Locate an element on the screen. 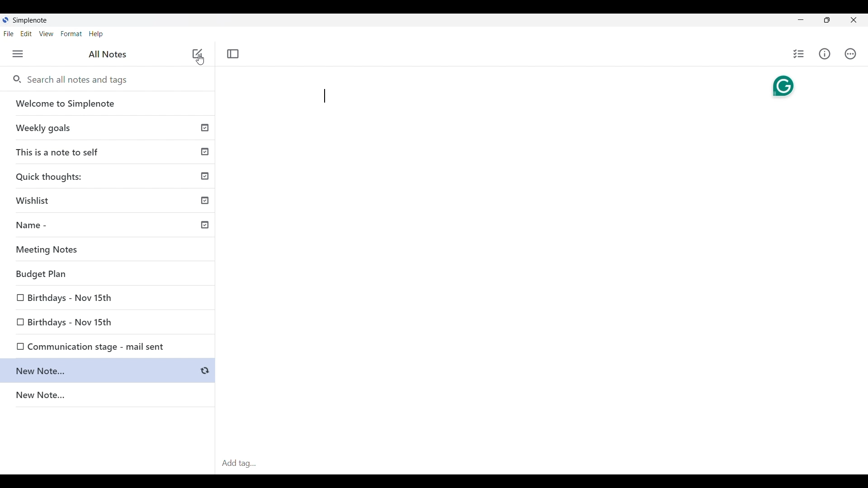  Edit is located at coordinates (26, 33).